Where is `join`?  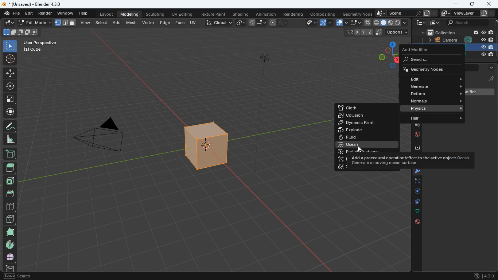
join is located at coordinates (258, 24).